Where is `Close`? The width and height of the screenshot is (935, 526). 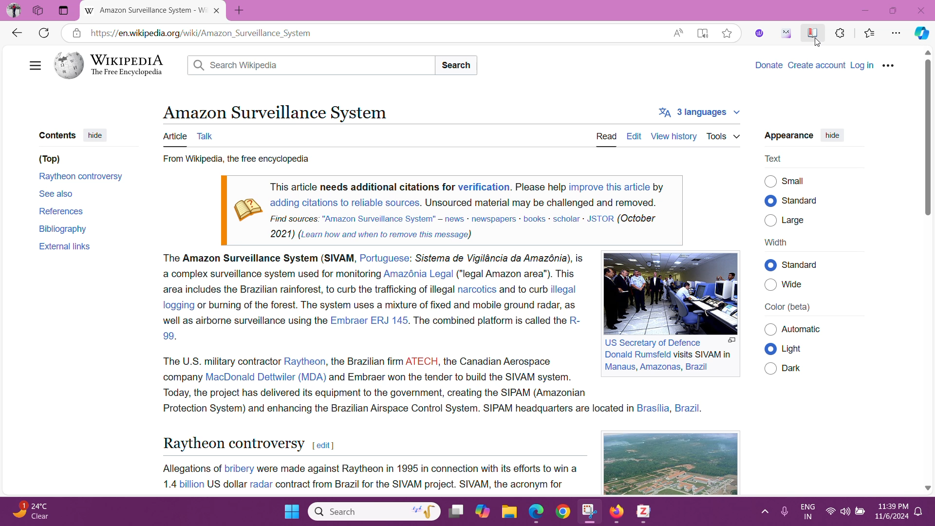
Close is located at coordinates (921, 10).